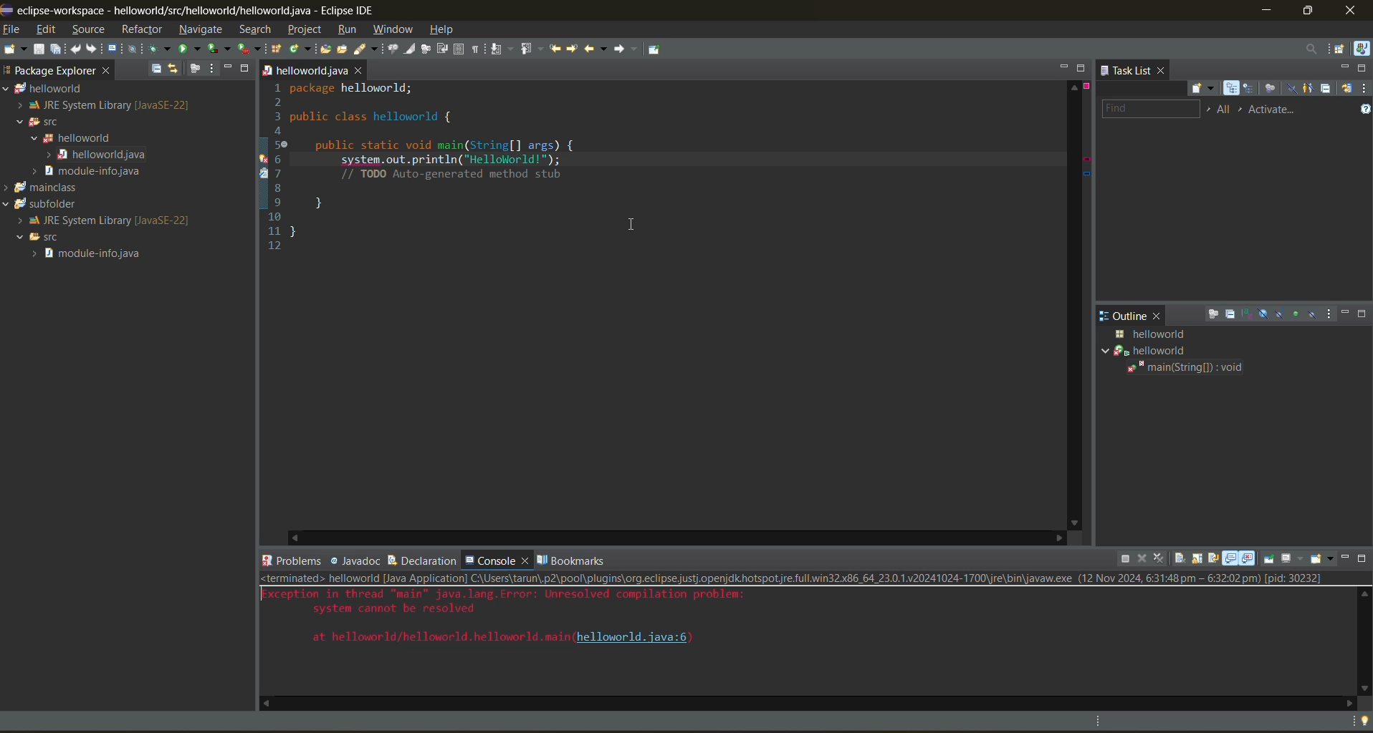 This screenshot has width=1373, height=733. Describe the element at coordinates (316, 69) in the screenshot. I see `helloworld` at that location.